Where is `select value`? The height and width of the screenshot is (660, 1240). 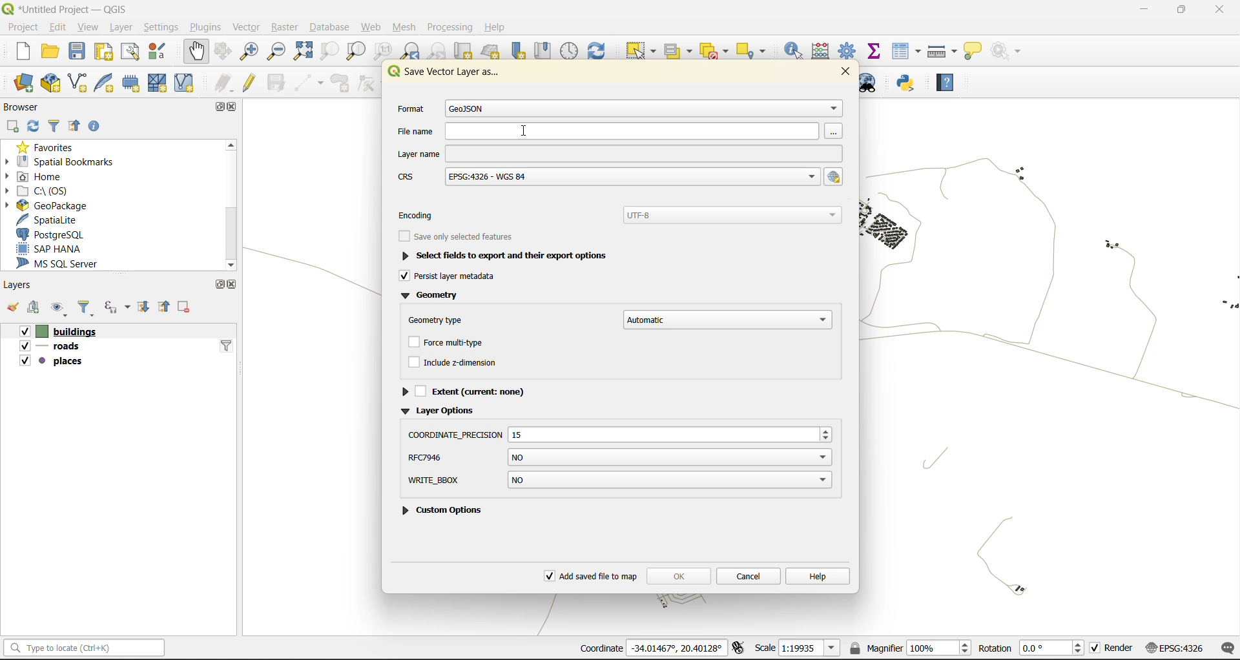 select value is located at coordinates (679, 51).